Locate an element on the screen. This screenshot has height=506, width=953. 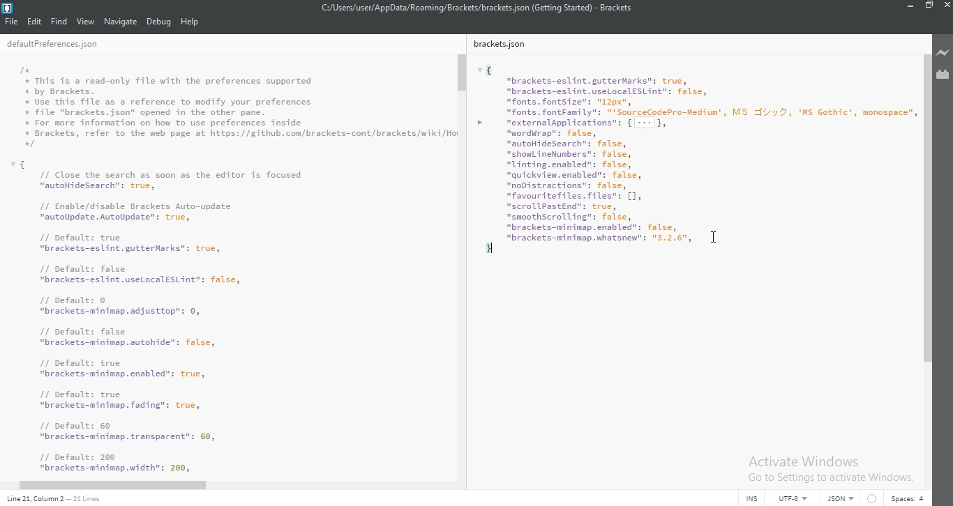
View  is located at coordinates (86, 21).